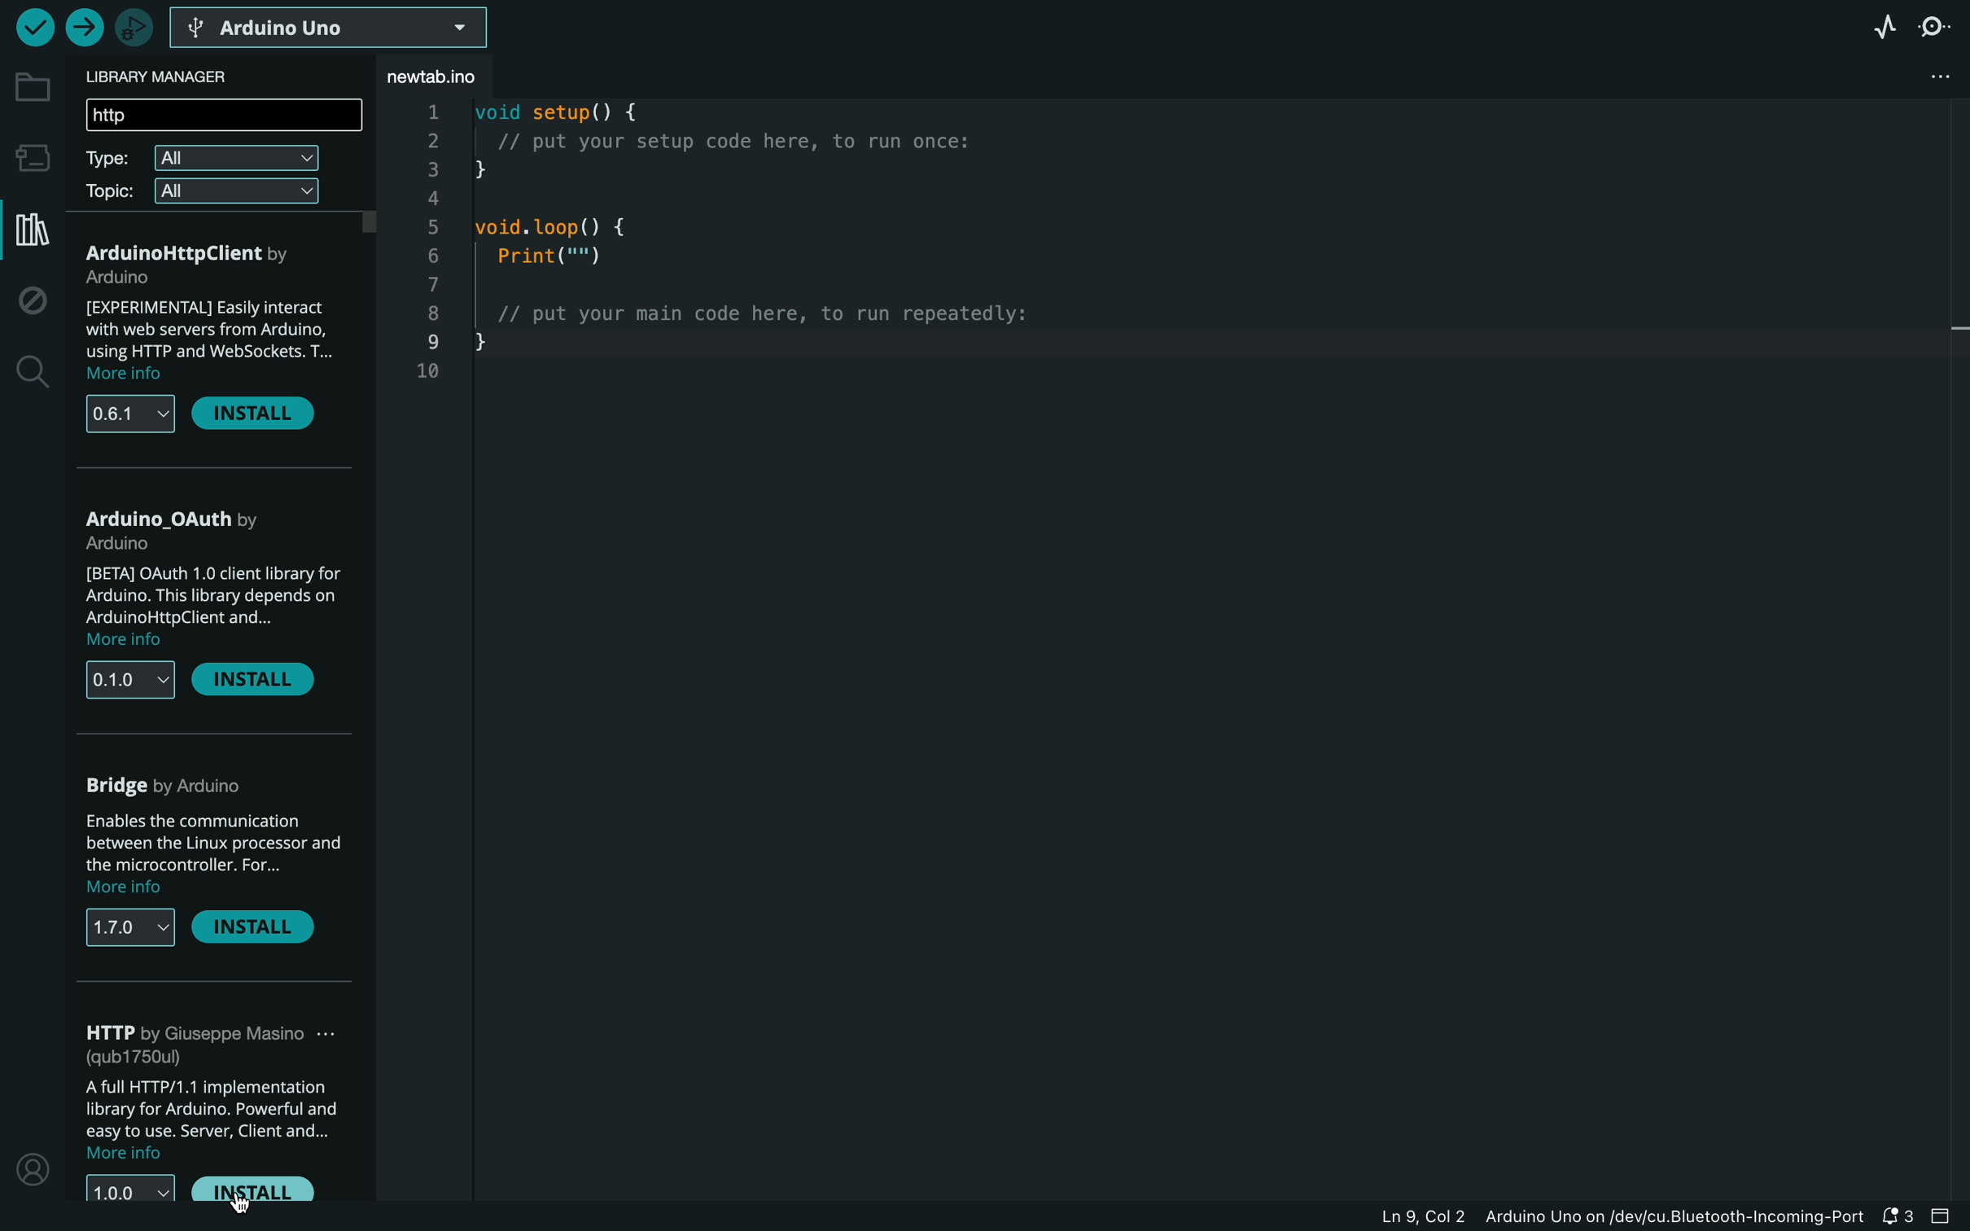 The width and height of the screenshot is (1970, 1231). What do you see at coordinates (33, 26) in the screenshot?
I see `verify` at bounding box center [33, 26].